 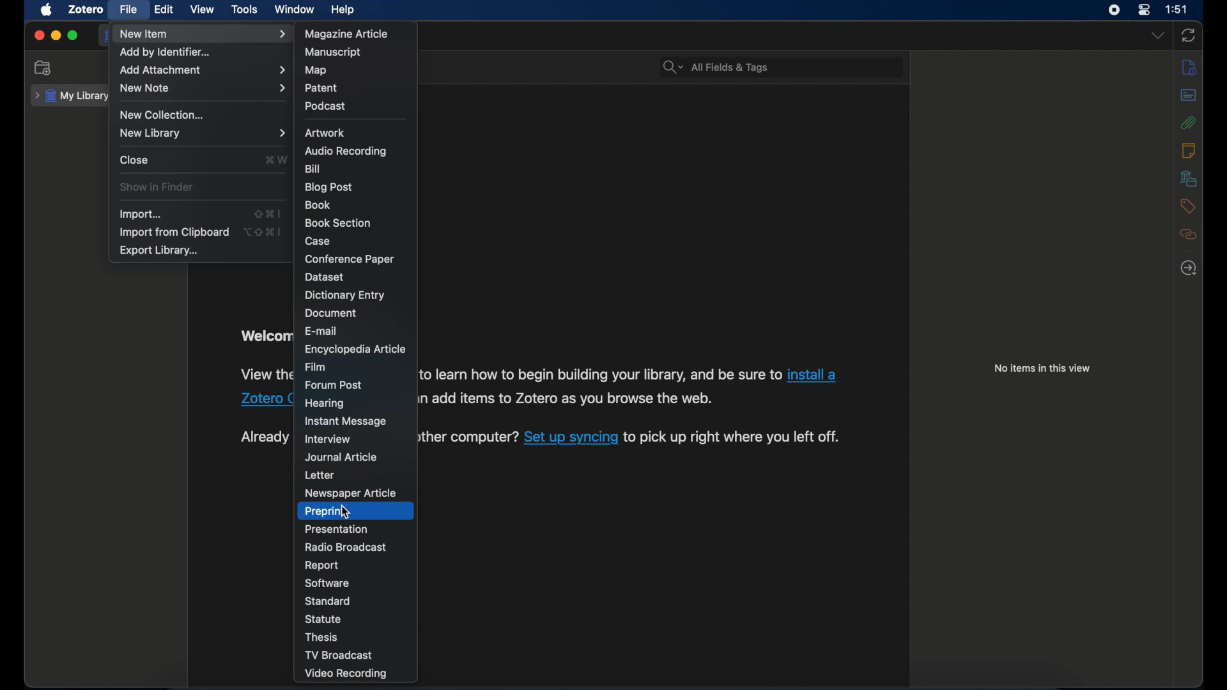 What do you see at coordinates (468, 437) in the screenshot?
I see `other computer?` at bounding box center [468, 437].